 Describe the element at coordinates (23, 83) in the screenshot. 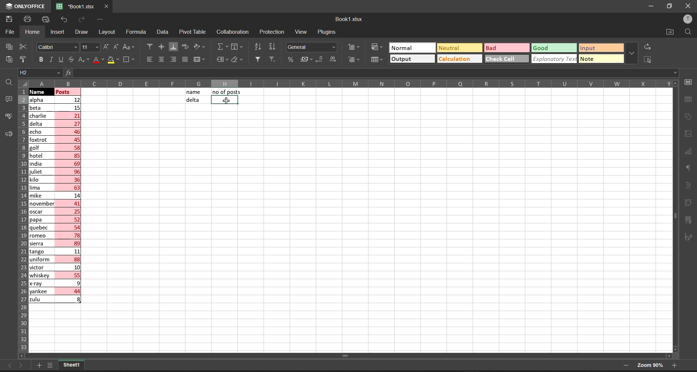

I see `select all` at that location.